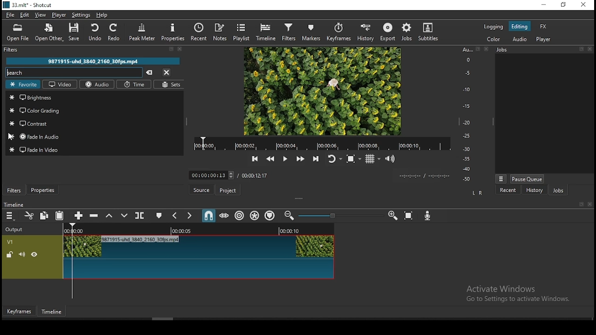 The image size is (596, 335). What do you see at coordinates (367, 32) in the screenshot?
I see `history` at bounding box center [367, 32].